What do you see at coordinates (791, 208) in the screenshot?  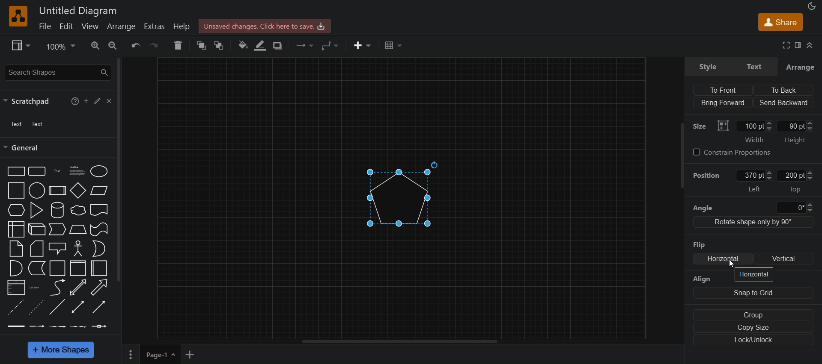 I see `Input angle` at bounding box center [791, 208].